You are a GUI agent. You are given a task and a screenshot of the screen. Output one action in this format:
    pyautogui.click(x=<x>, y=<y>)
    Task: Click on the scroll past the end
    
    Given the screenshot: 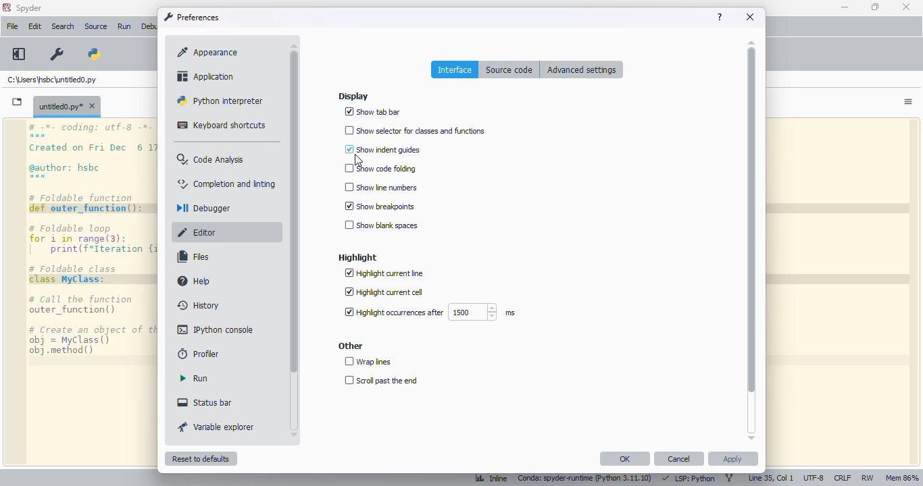 What is the action you would take?
    pyautogui.click(x=380, y=381)
    